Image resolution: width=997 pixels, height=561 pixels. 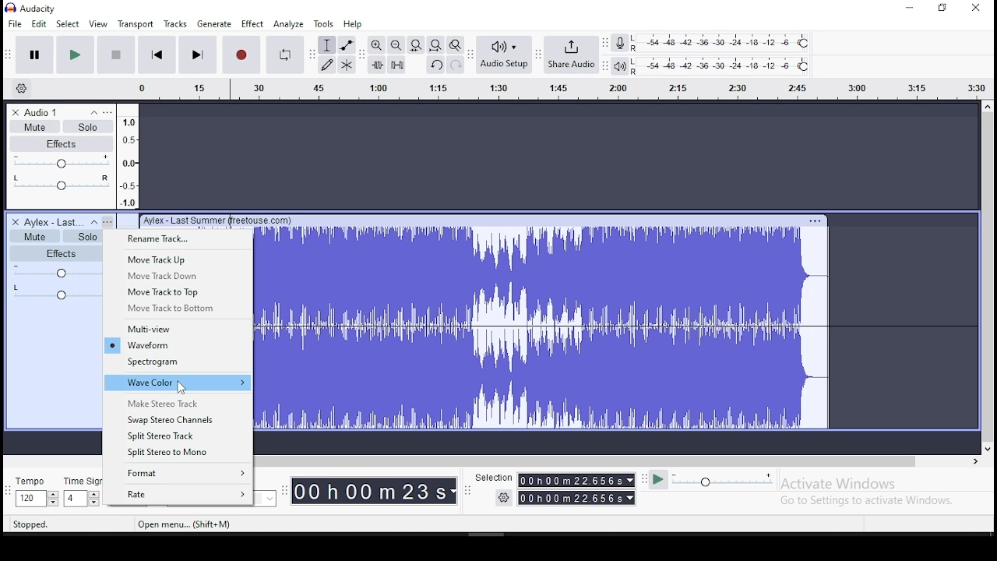 What do you see at coordinates (396, 64) in the screenshot?
I see `silence audio selection` at bounding box center [396, 64].